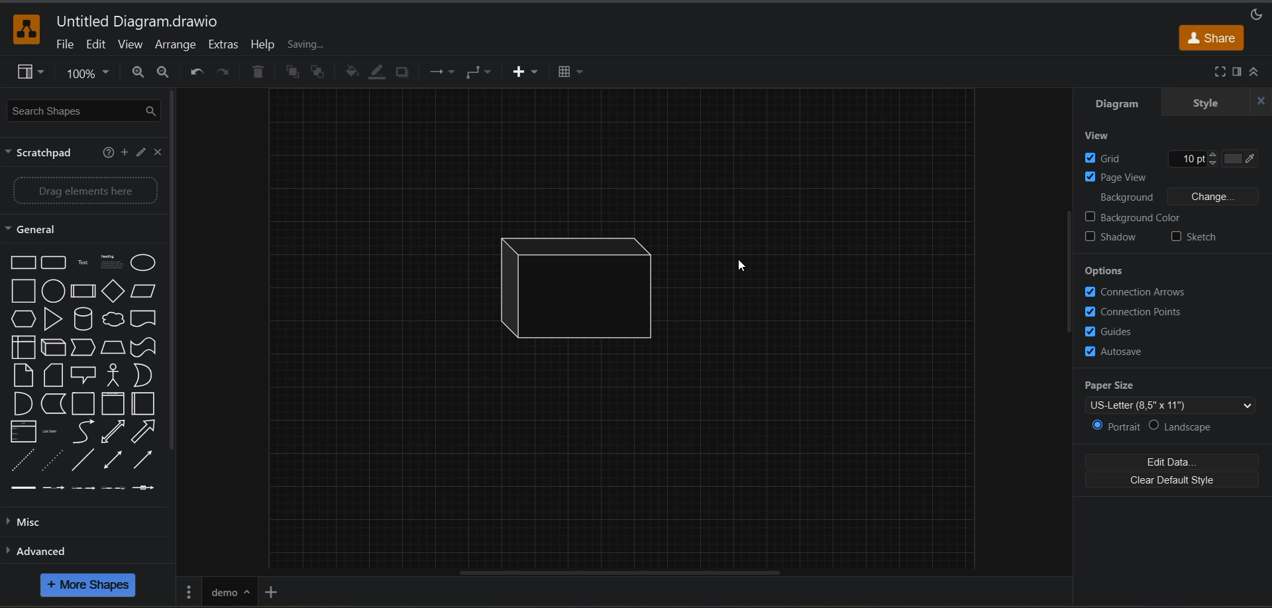  What do you see at coordinates (1192, 237) in the screenshot?
I see `sketch` at bounding box center [1192, 237].